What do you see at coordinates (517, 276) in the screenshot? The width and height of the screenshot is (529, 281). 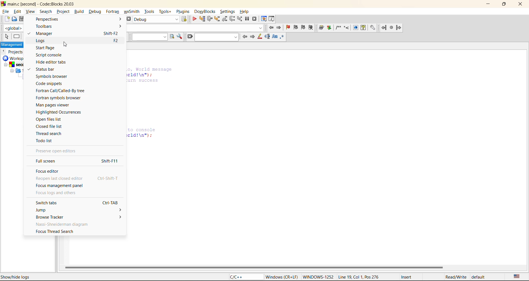 I see `text language` at bounding box center [517, 276].